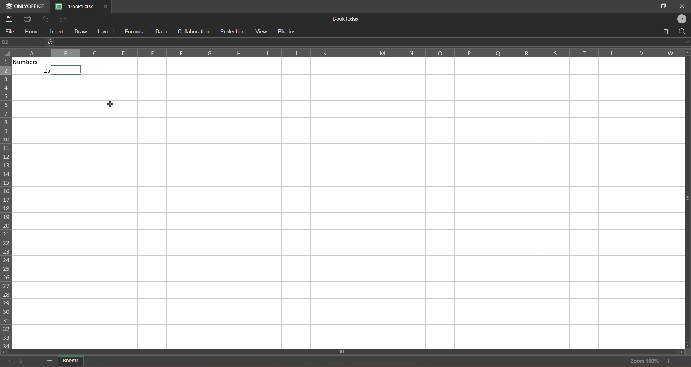 The image size is (691, 367). What do you see at coordinates (681, 6) in the screenshot?
I see `close` at bounding box center [681, 6].